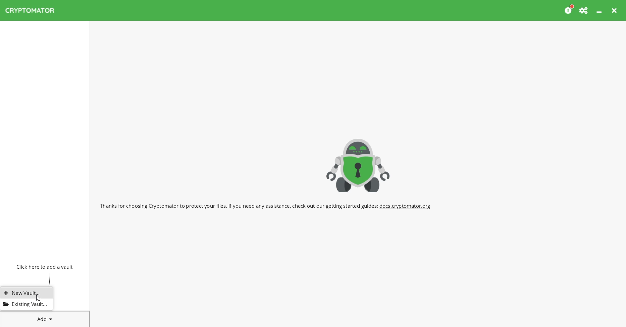 The image size is (626, 327). What do you see at coordinates (600, 10) in the screenshot?
I see `Minimize` at bounding box center [600, 10].